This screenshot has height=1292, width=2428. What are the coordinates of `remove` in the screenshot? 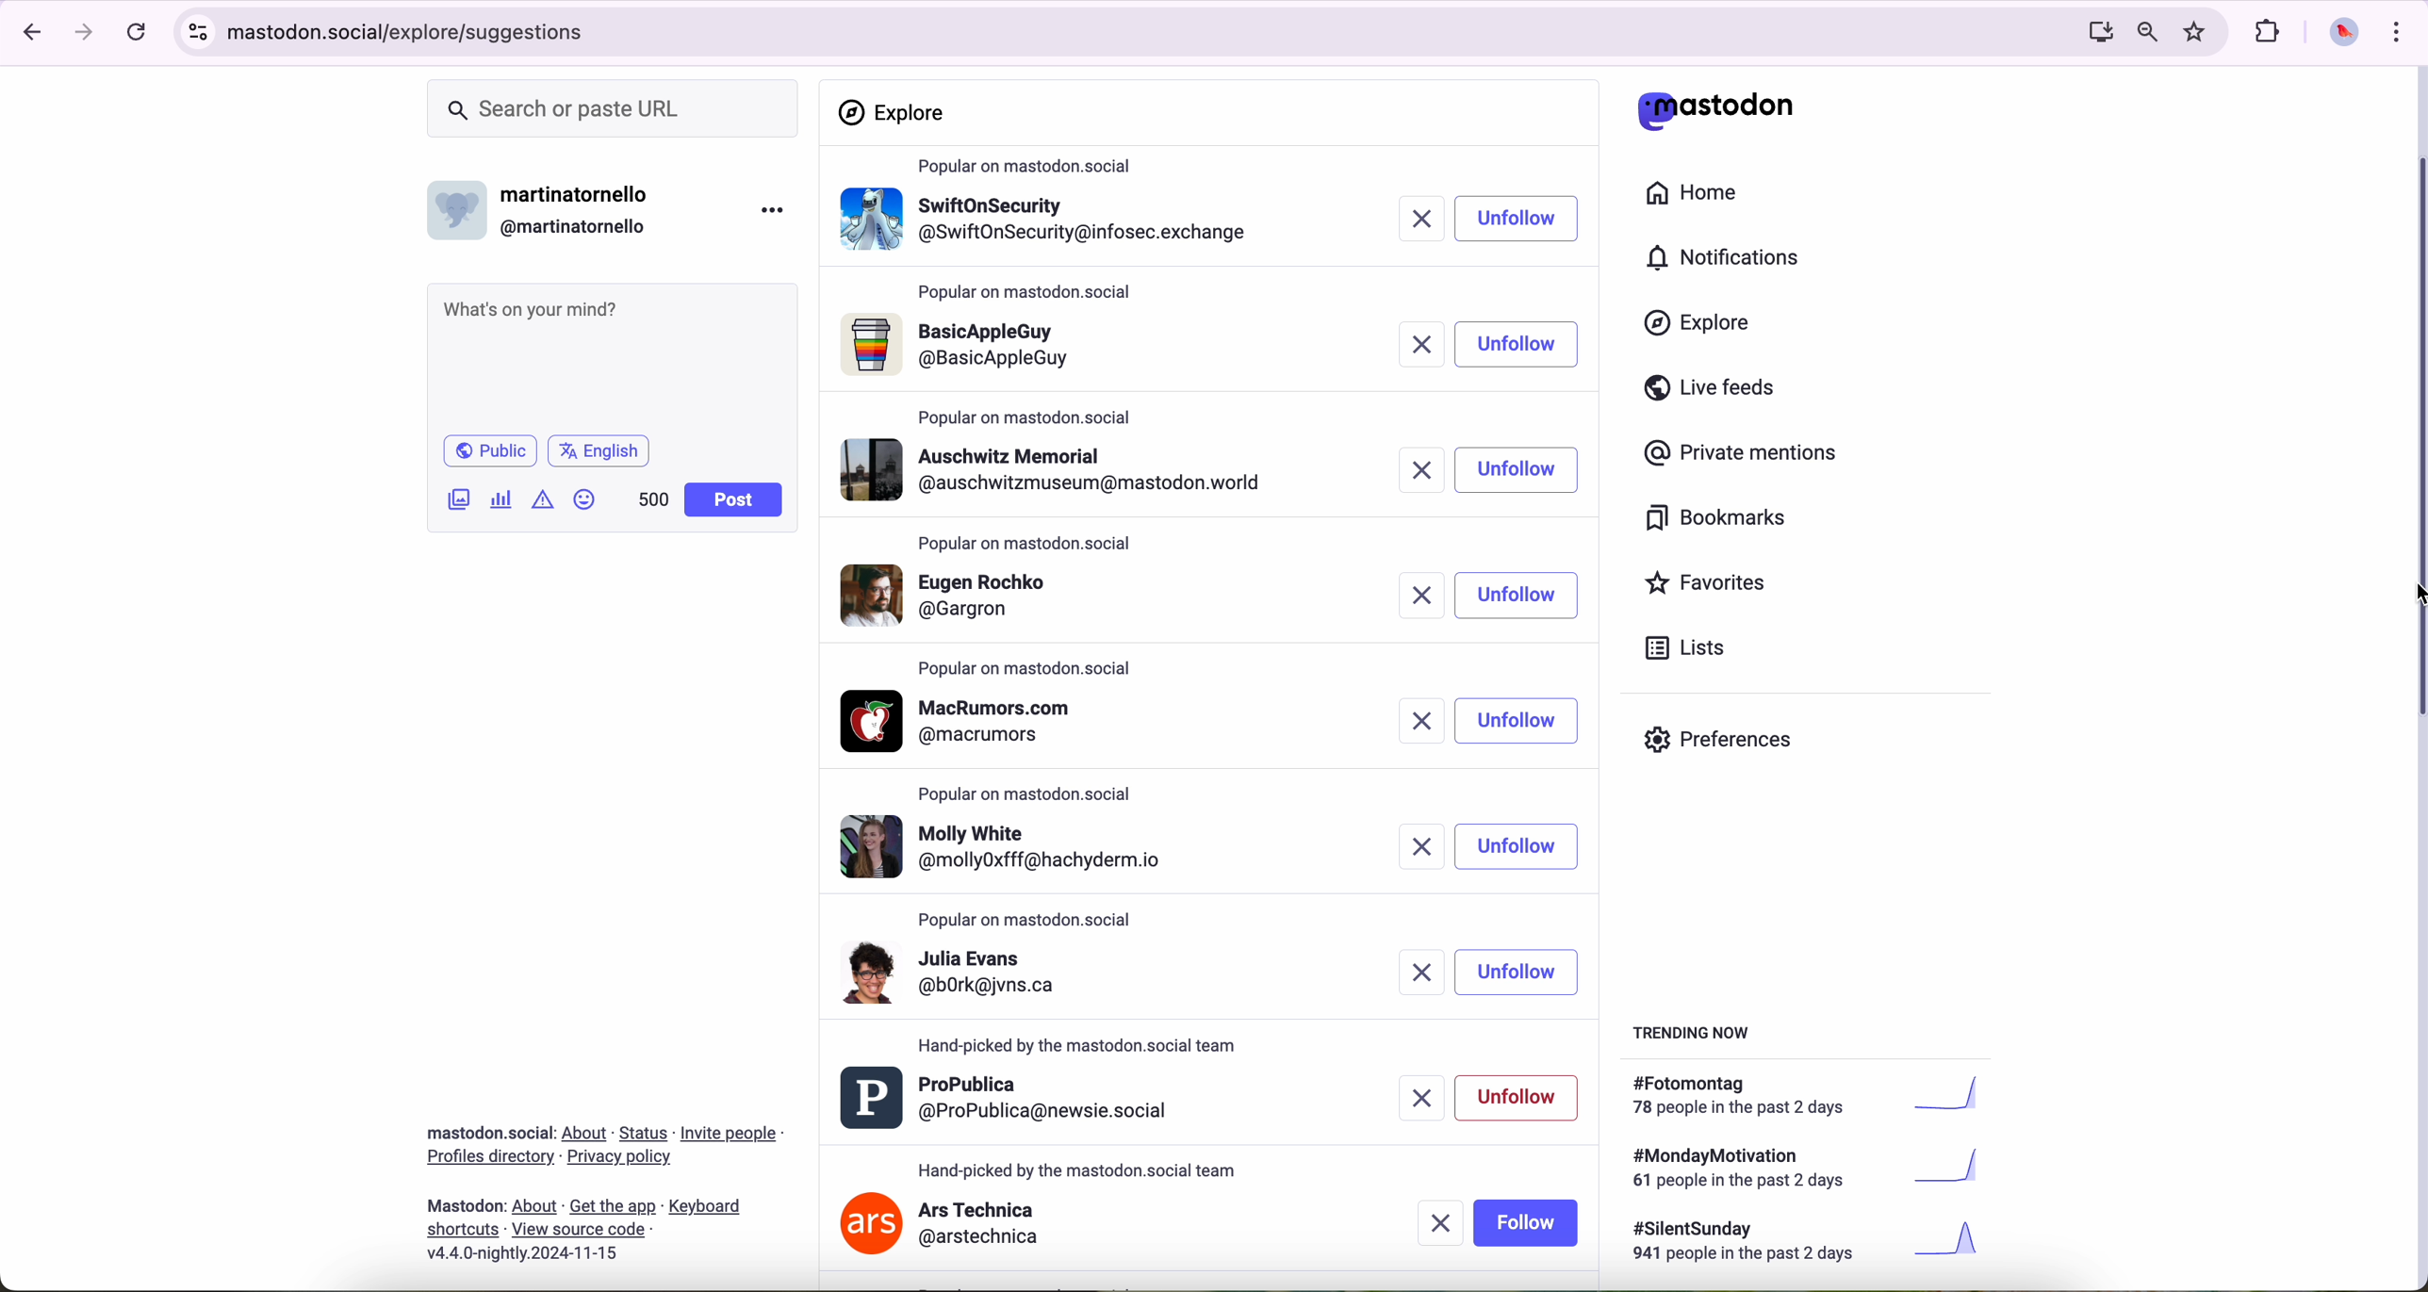 It's located at (1414, 1093).